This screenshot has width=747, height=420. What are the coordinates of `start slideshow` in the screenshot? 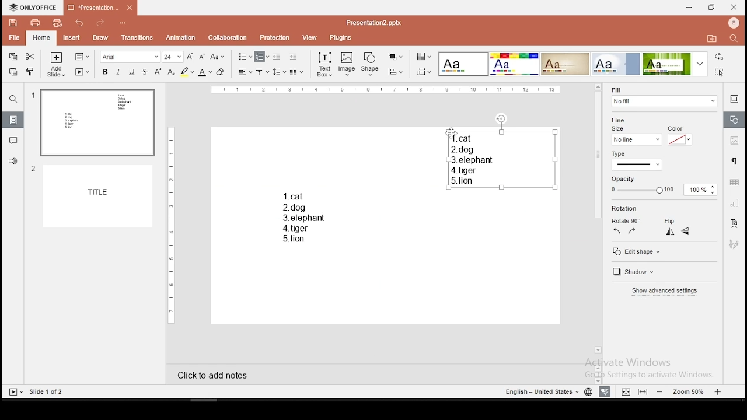 It's located at (82, 72).